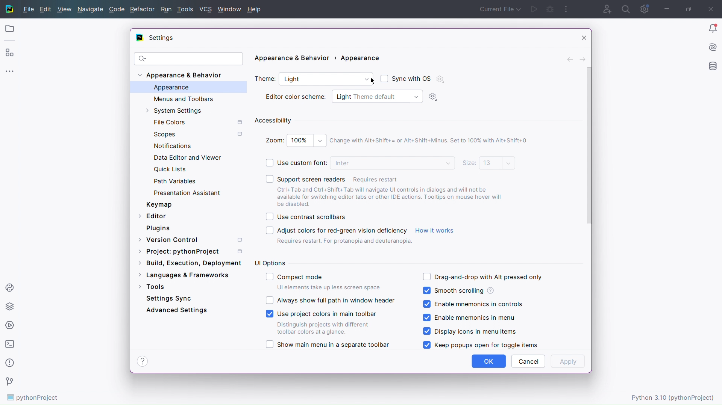 This screenshot has width=722, height=405. What do you see at coordinates (142, 361) in the screenshot?
I see `Help` at bounding box center [142, 361].